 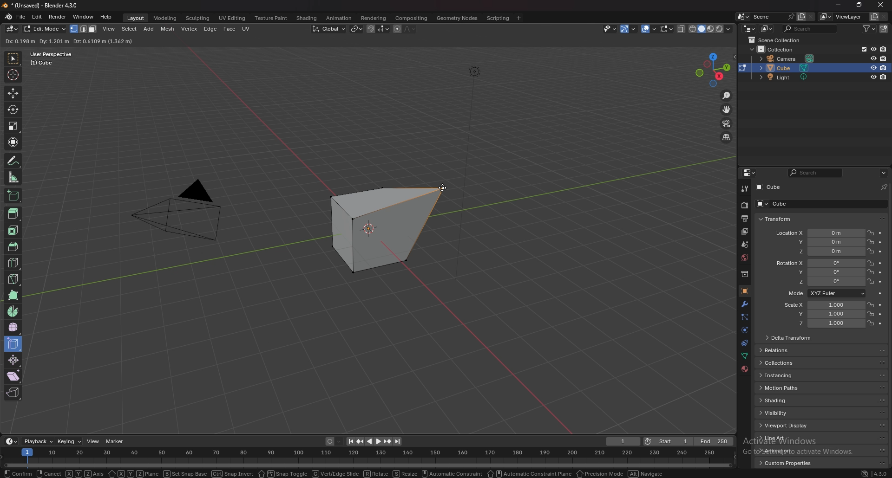 I want to click on browse scene, so click(x=742, y=17).